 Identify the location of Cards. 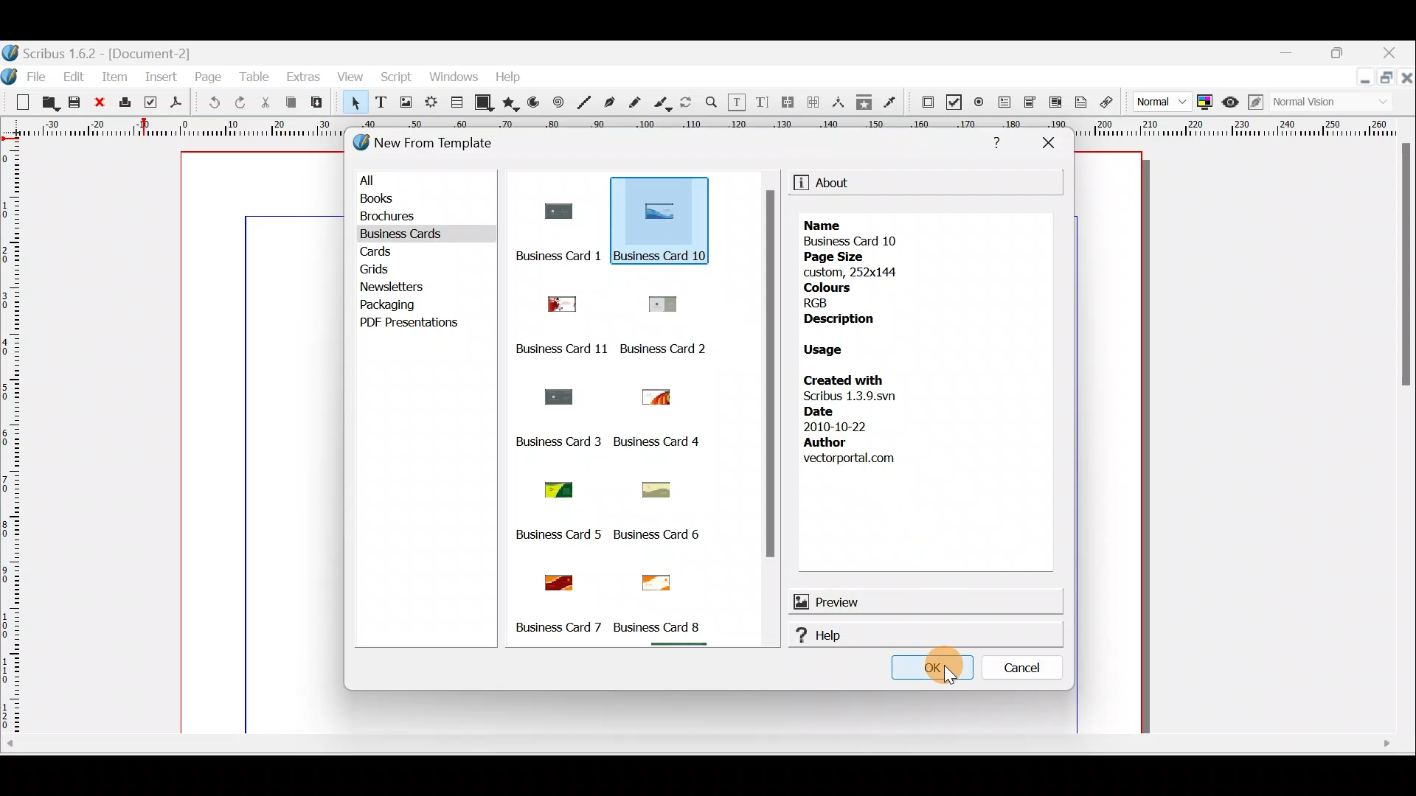
(391, 254).